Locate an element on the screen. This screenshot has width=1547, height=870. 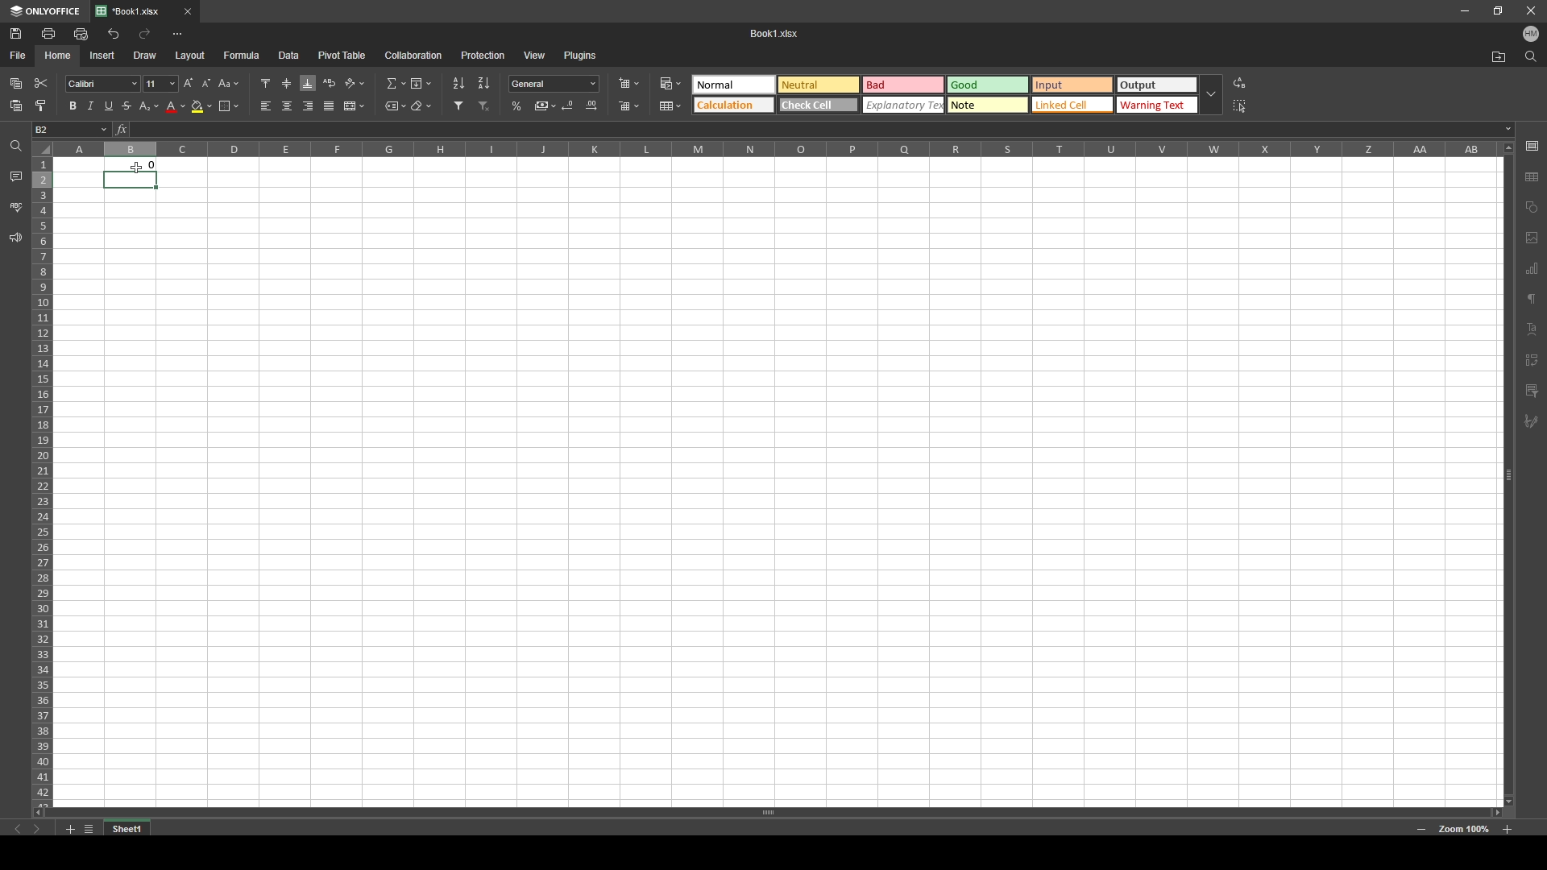
sheet list is located at coordinates (89, 829).